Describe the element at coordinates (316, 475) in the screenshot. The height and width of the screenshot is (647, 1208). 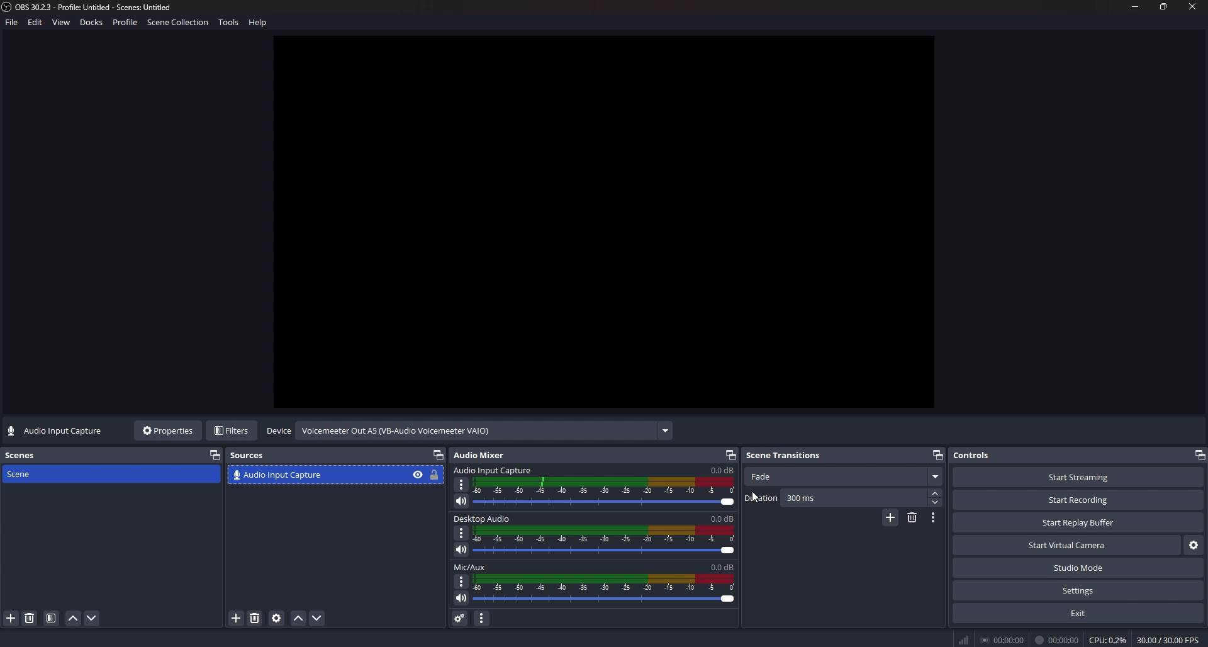
I see `source` at that location.